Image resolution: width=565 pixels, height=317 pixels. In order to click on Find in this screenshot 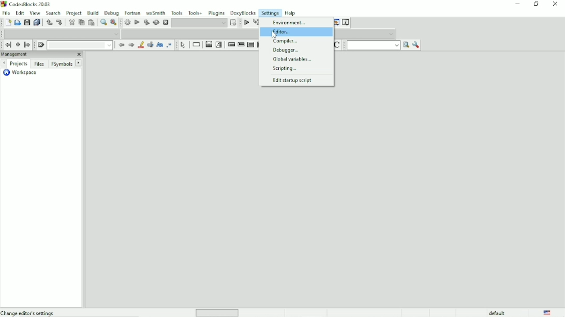, I will do `click(103, 22)`.